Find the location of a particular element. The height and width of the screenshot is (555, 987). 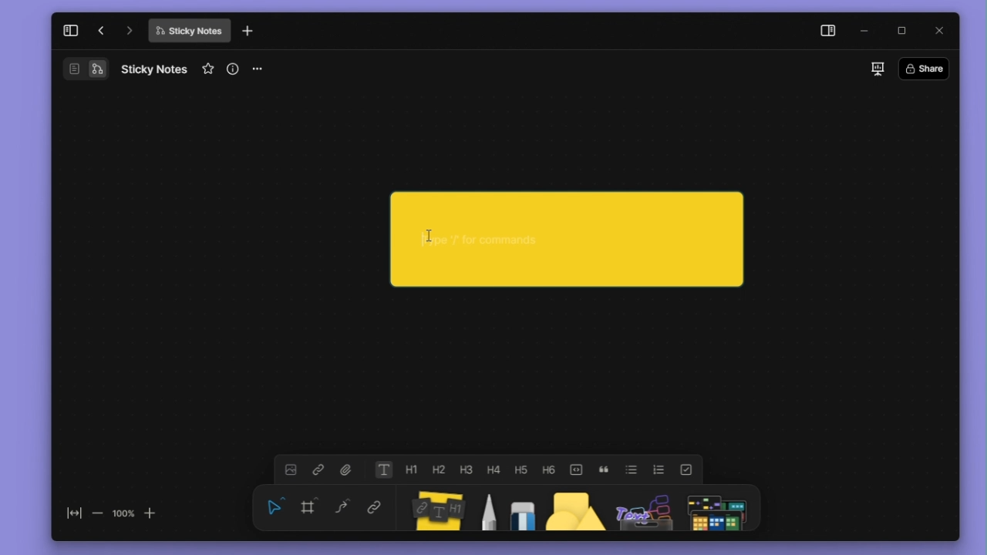

more is located at coordinates (261, 68).